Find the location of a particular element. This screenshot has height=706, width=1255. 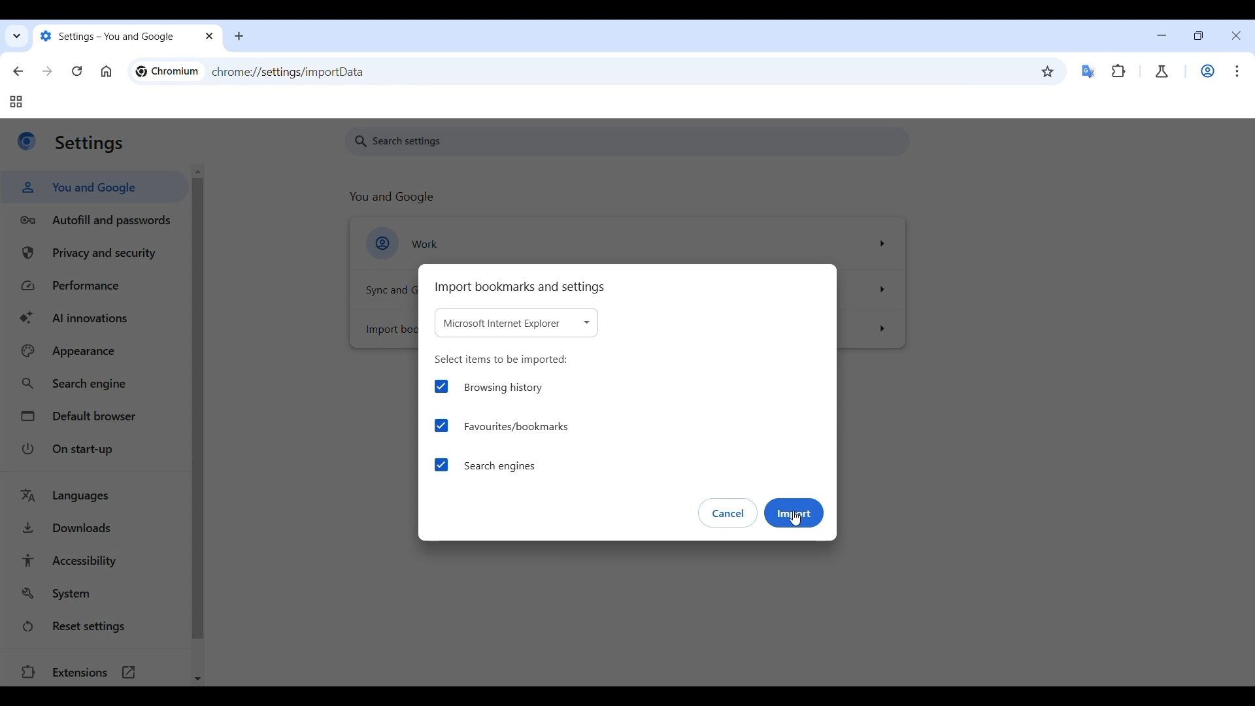

Autofill and passwords is located at coordinates (95, 221).